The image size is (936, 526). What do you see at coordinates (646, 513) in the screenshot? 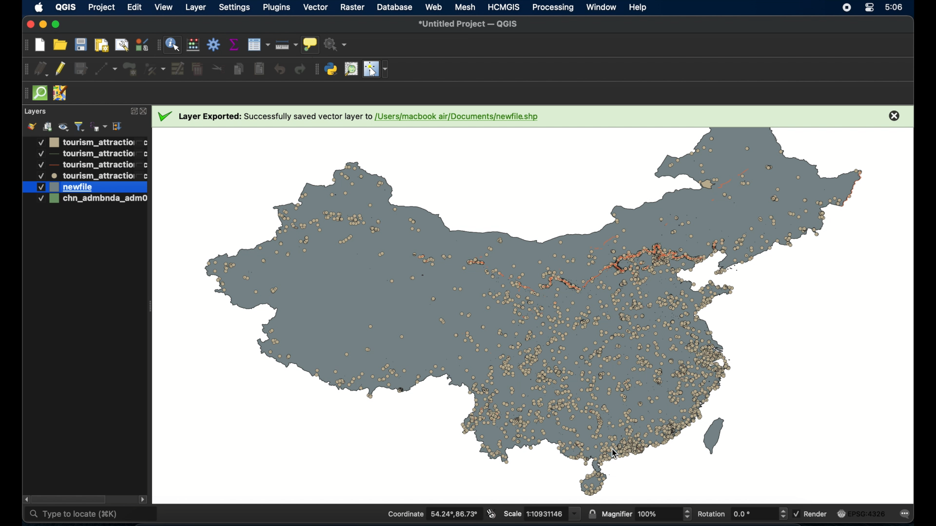
I see `magnifier` at bounding box center [646, 513].